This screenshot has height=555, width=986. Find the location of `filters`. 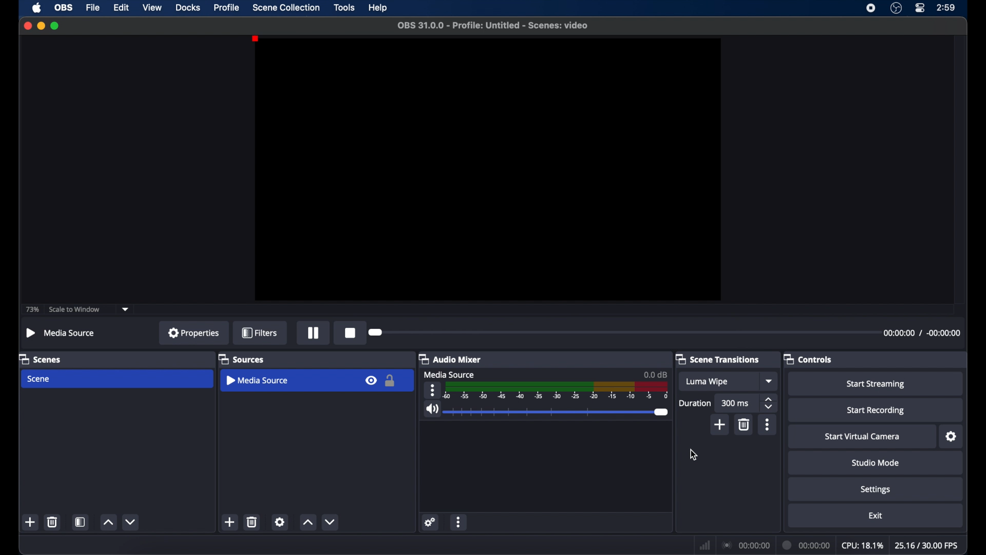

filters is located at coordinates (259, 332).